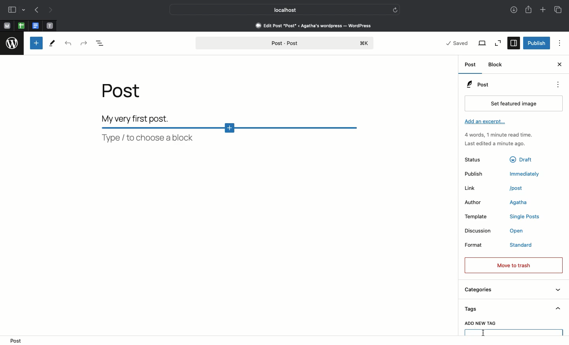 The image size is (569, 345). What do you see at coordinates (514, 265) in the screenshot?
I see `Move to trash` at bounding box center [514, 265].